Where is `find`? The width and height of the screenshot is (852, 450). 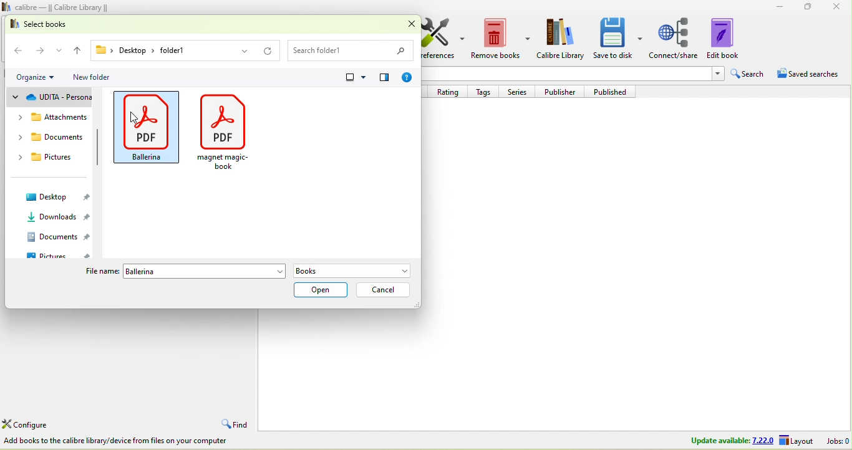 find is located at coordinates (237, 424).